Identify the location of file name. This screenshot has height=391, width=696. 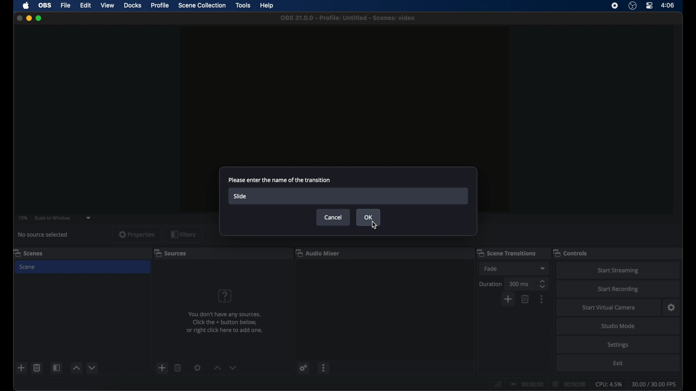
(348, 18).